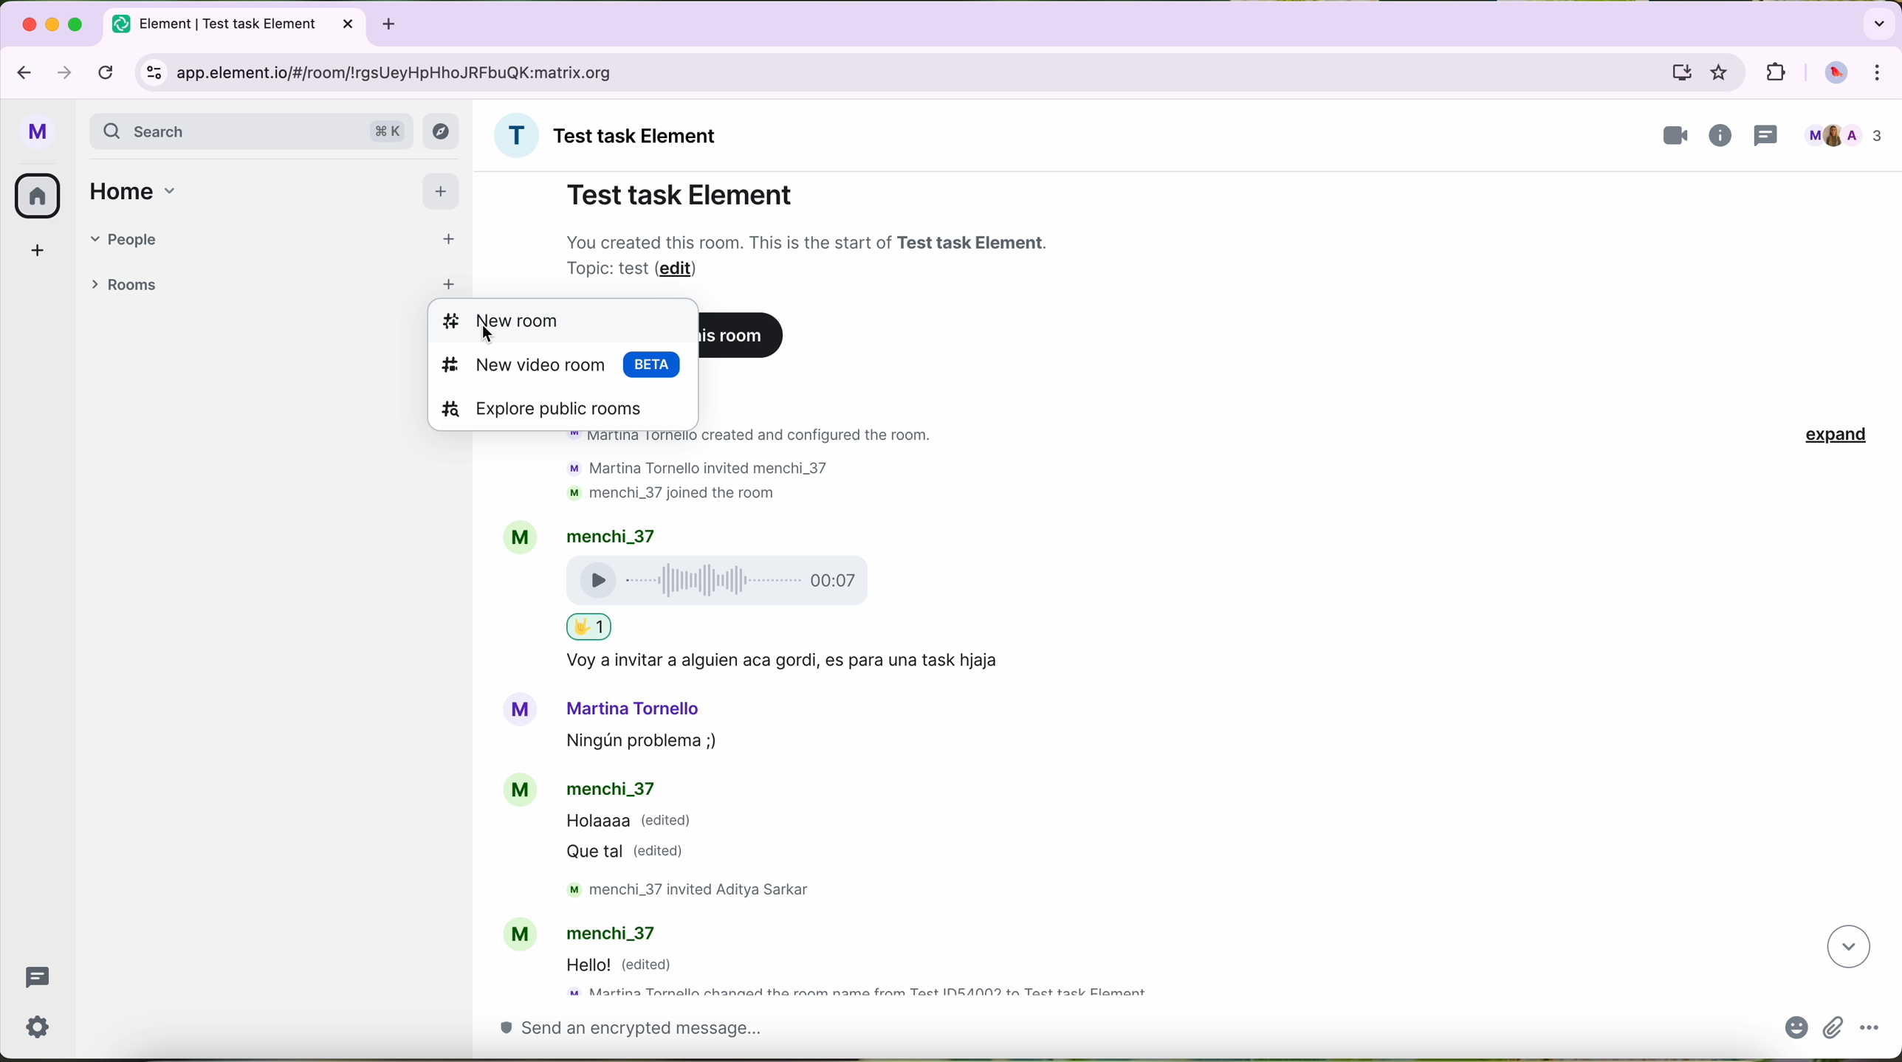 The height and width of the screenshot is (1062, 1902). Describe the element at coordinates (563, 368) in the screenshot. I see `new video room` at that location.